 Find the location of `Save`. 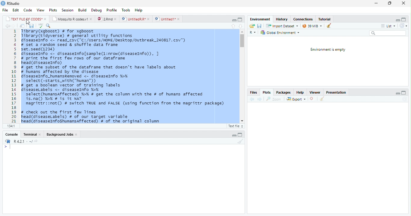

Save is located at coordinates (30, 25).